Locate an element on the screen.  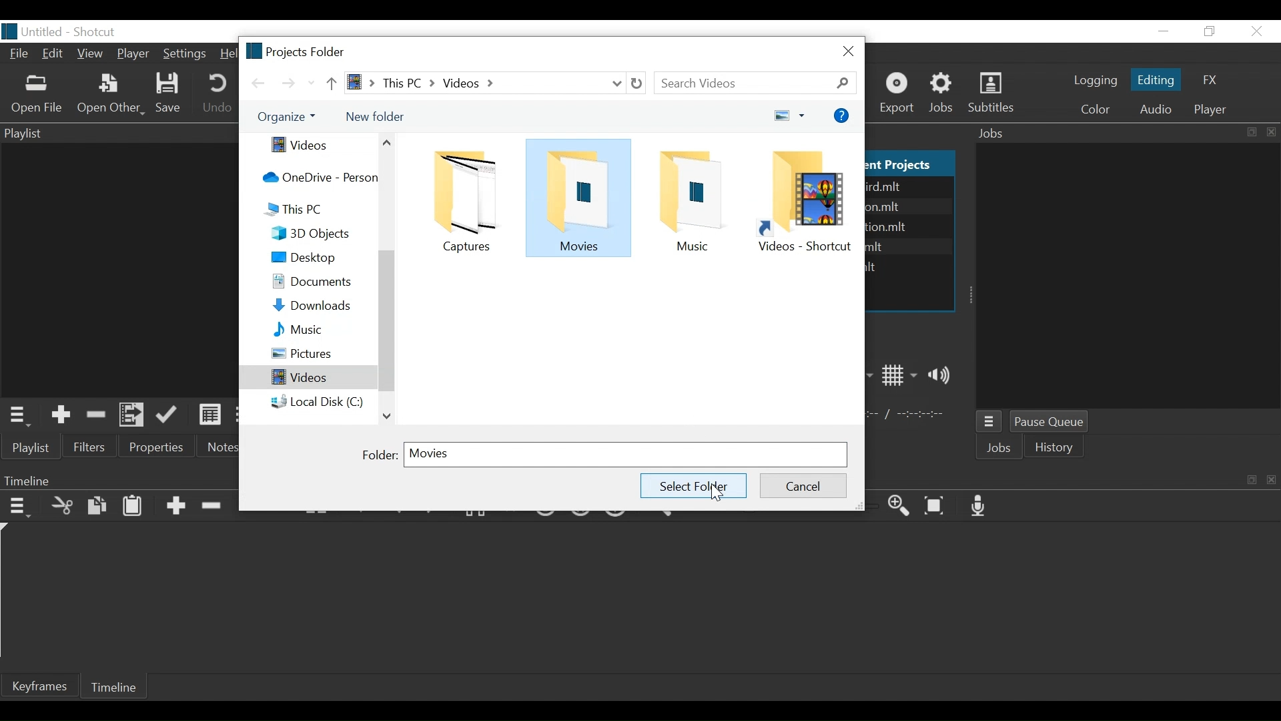
Timeline is located at coordinates (117, 686).